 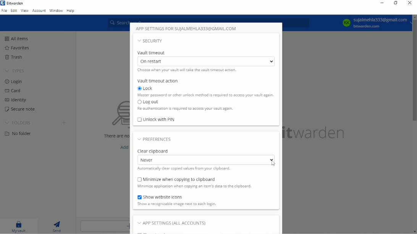 What do you see at coordinates (414, 73) in the screenshot?
I see `Vertical scrollbar` at bounding box center [414, 73].